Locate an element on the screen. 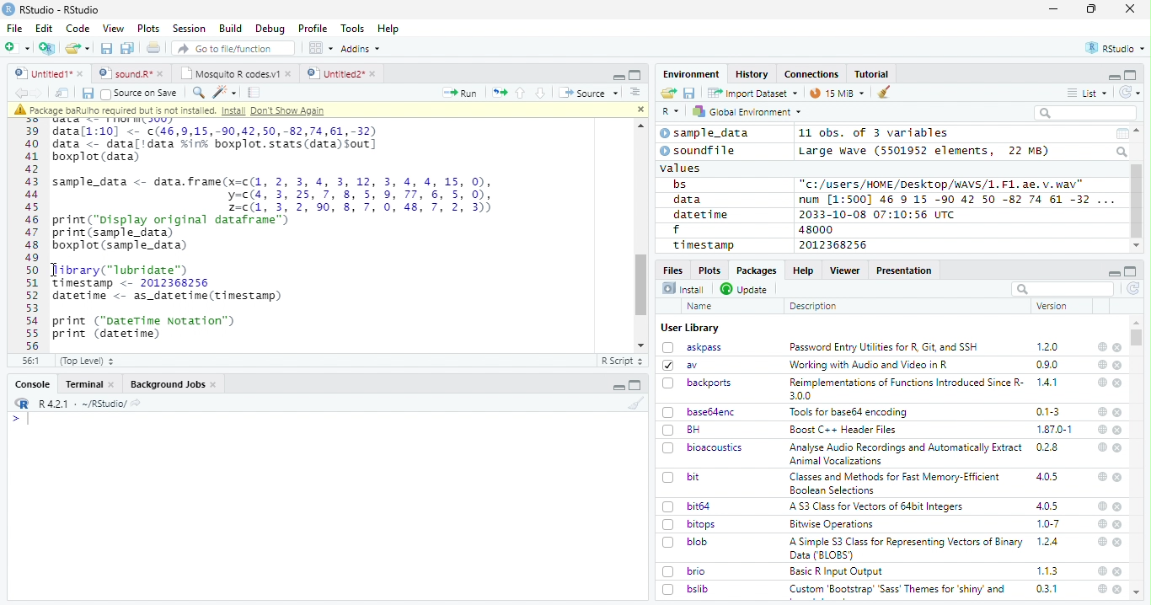 The width and height of the screenshot is (1151, 605). Refresh is located at coordinates (1131, 92).